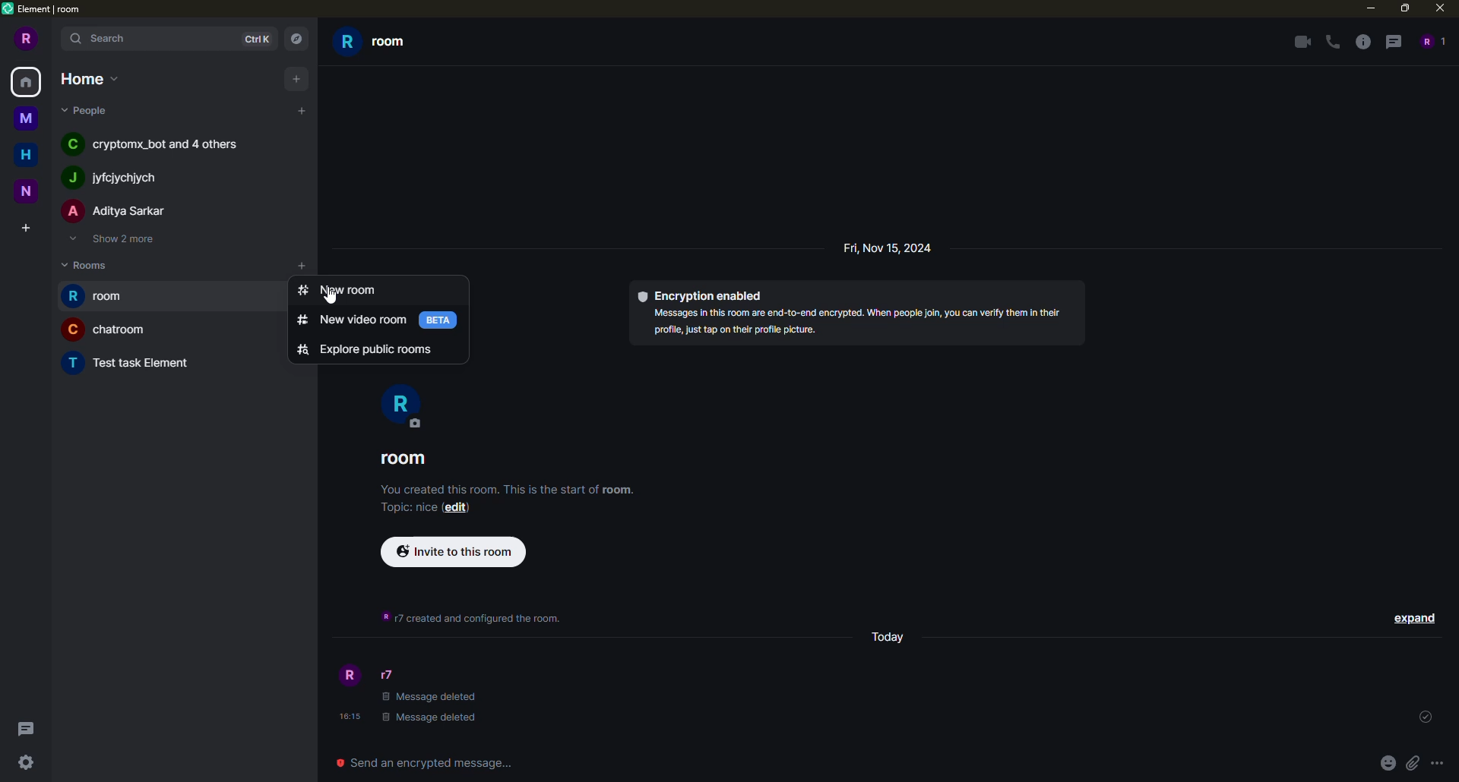  Describe the element at coordinates (441, 319) in the screenshot. I see `beta` at that location.